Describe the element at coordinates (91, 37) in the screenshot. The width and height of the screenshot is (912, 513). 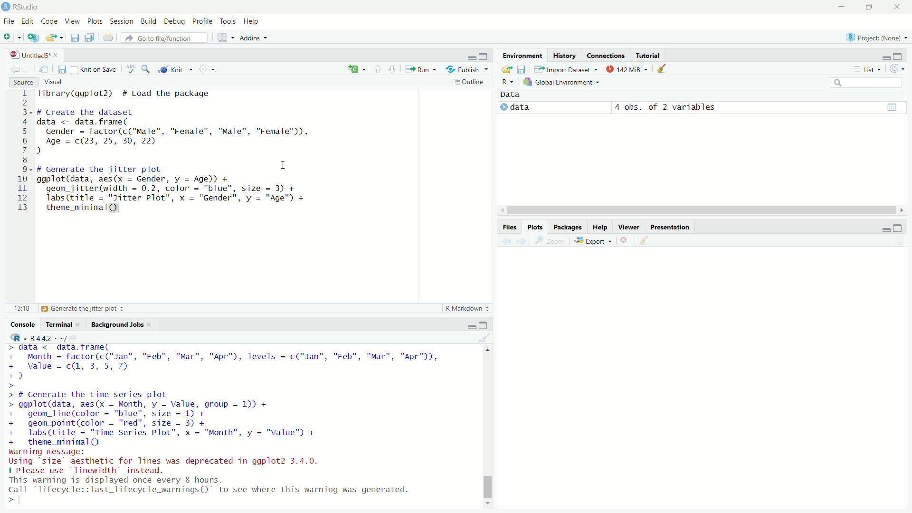
I see `save all open documents` at that location.